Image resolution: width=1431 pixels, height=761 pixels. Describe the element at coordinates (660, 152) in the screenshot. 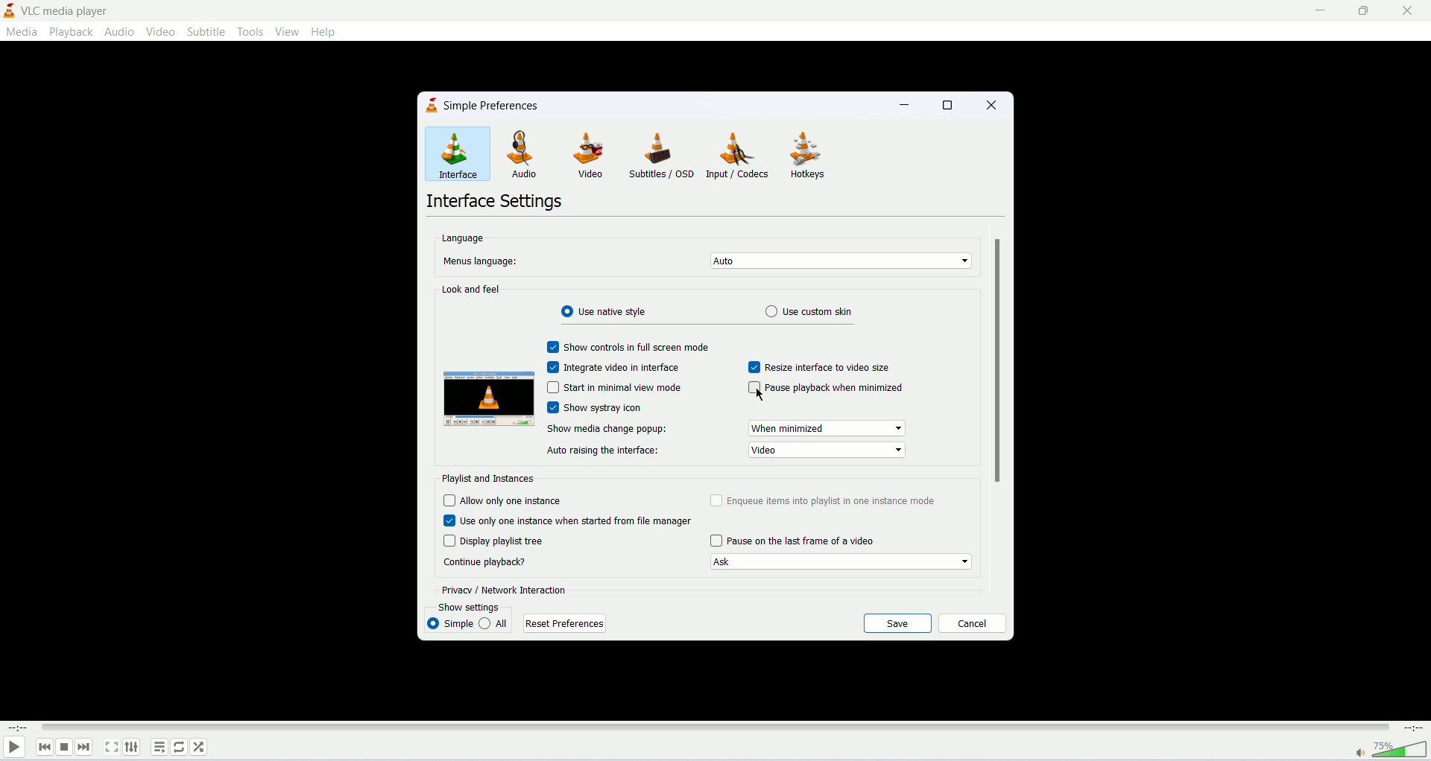

I see `subtitles/OSD` at that location.